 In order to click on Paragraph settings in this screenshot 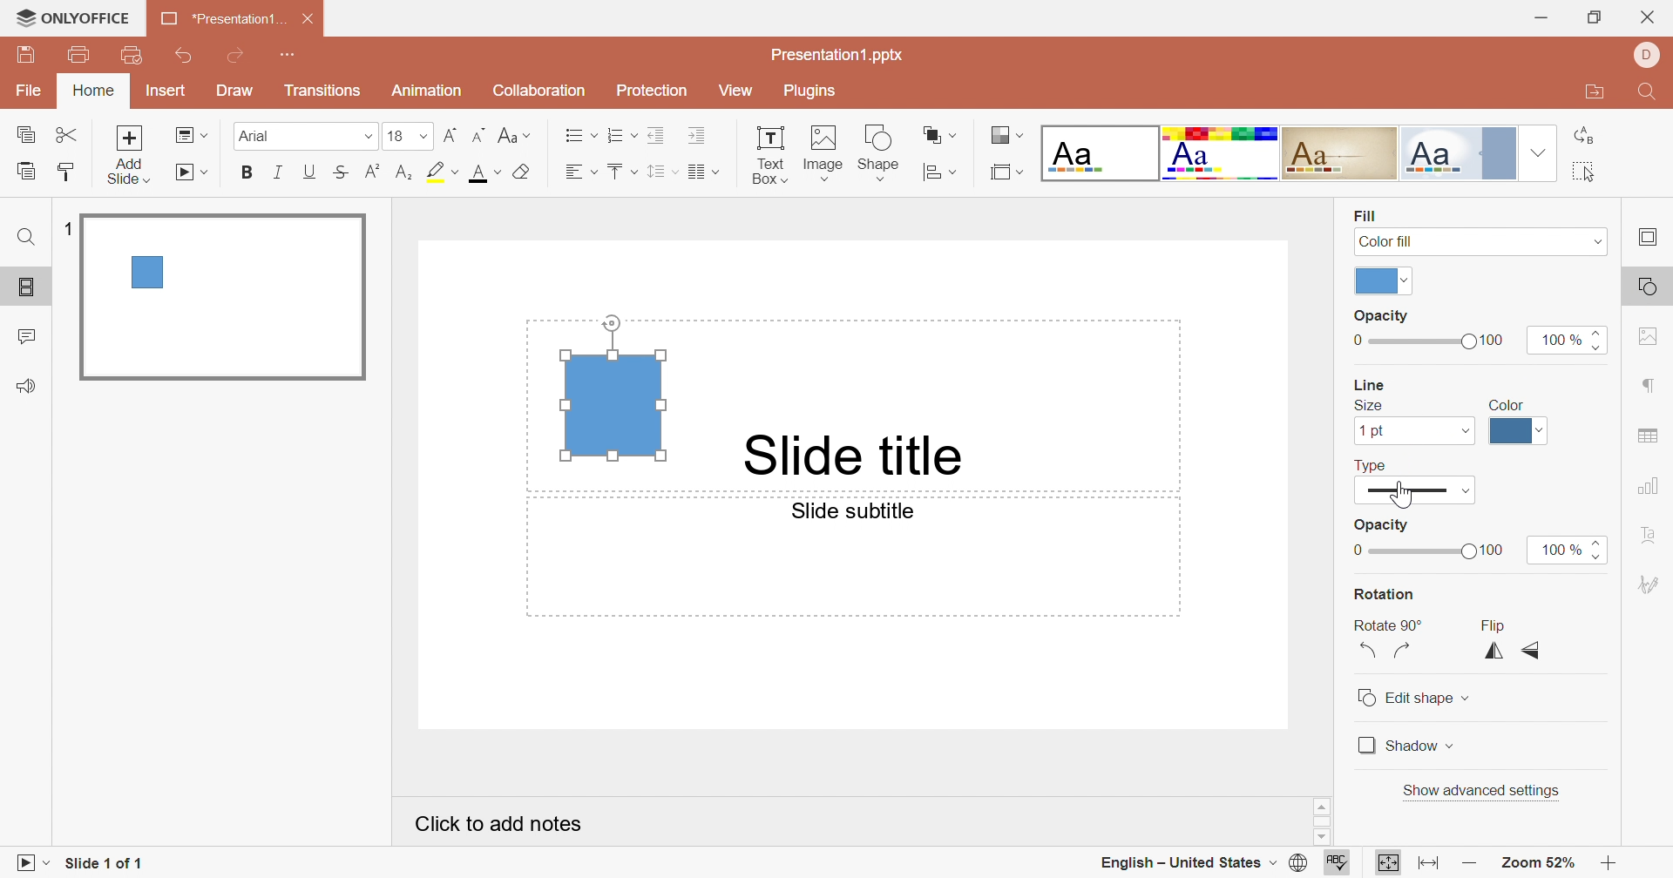, I will do `click(1653, 388)`.